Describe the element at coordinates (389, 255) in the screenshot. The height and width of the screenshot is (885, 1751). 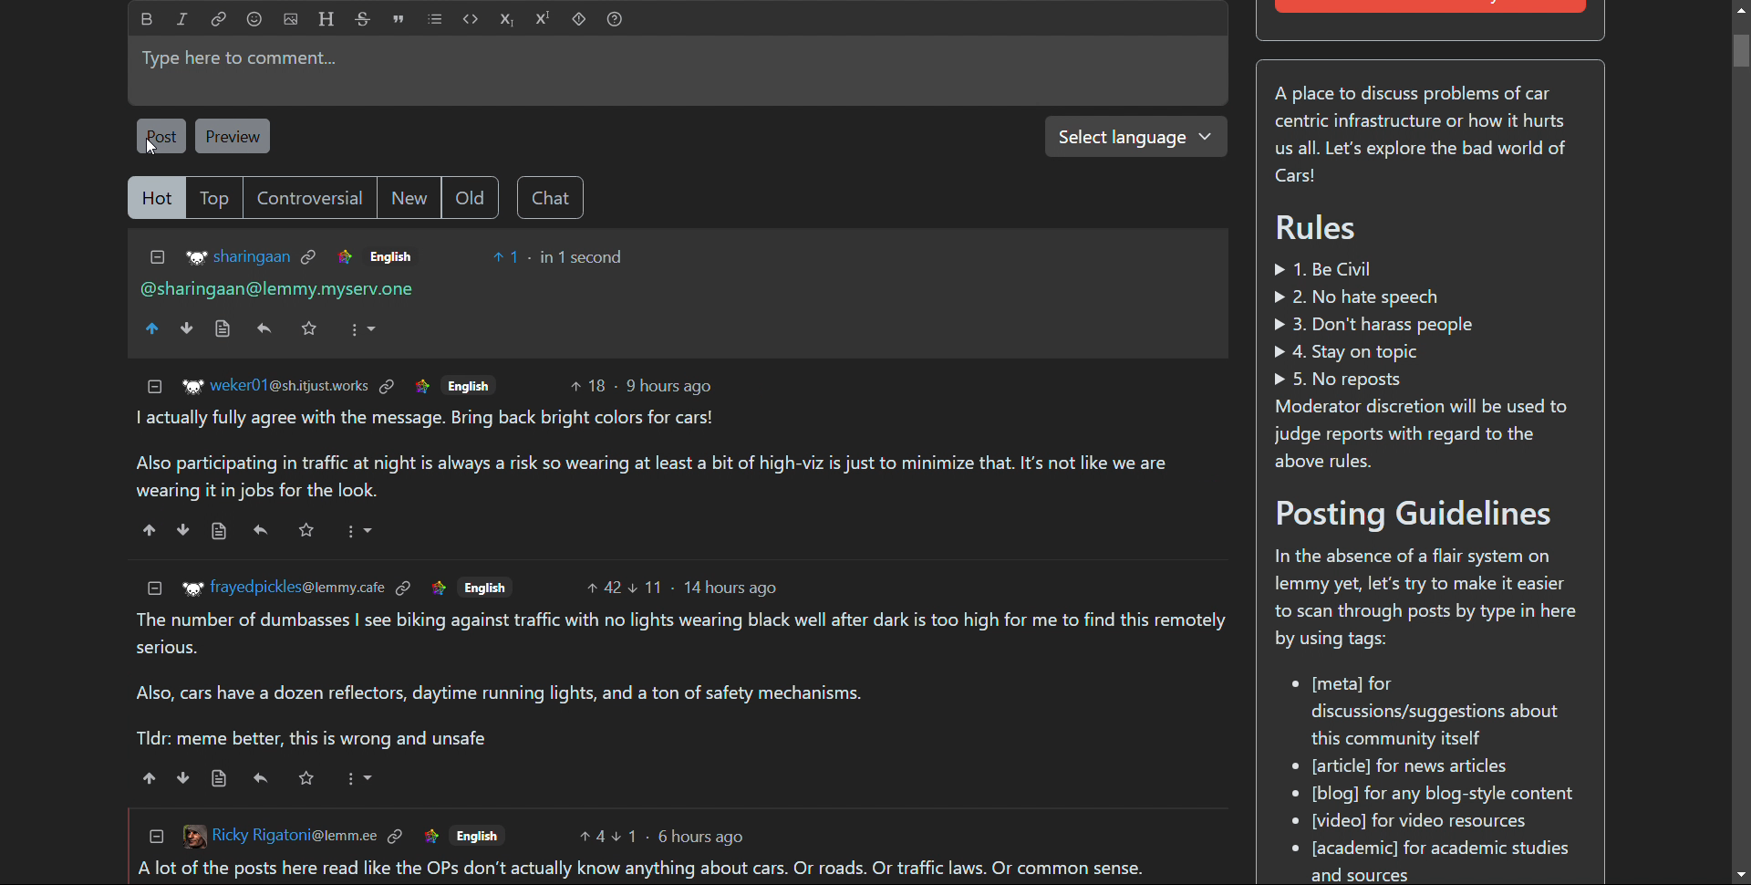
I see `English` at that location.